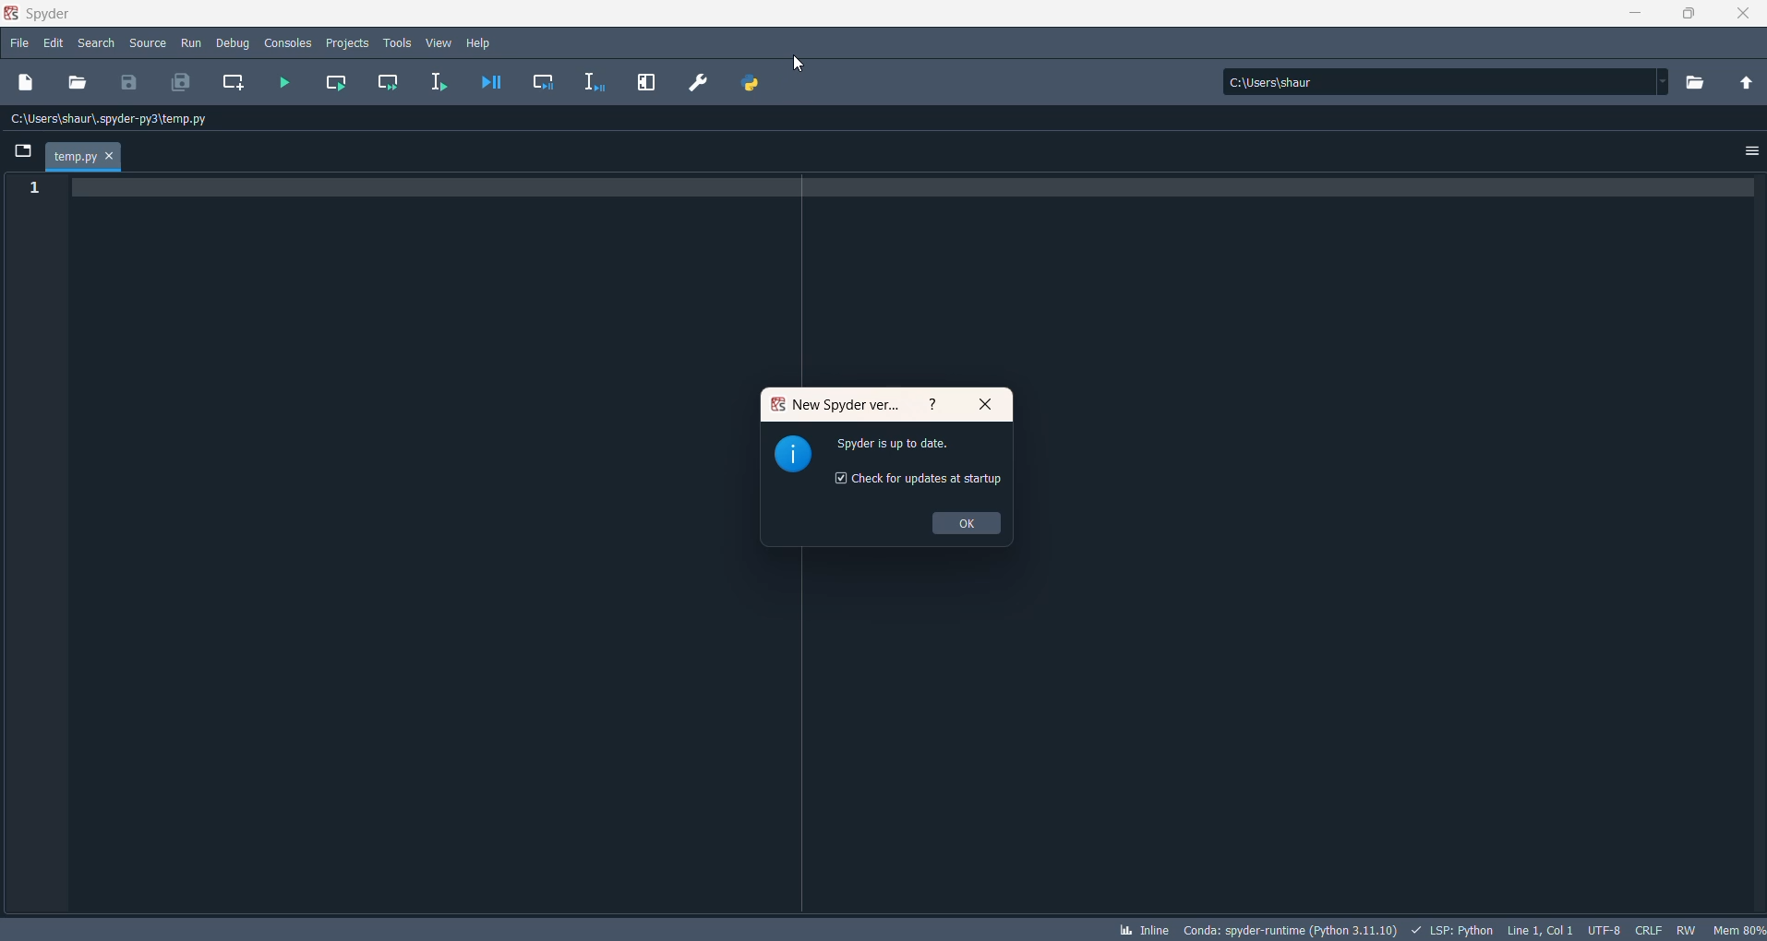 This screenshot has width=1767, height=941. I want to click on open , so click(80, 84).